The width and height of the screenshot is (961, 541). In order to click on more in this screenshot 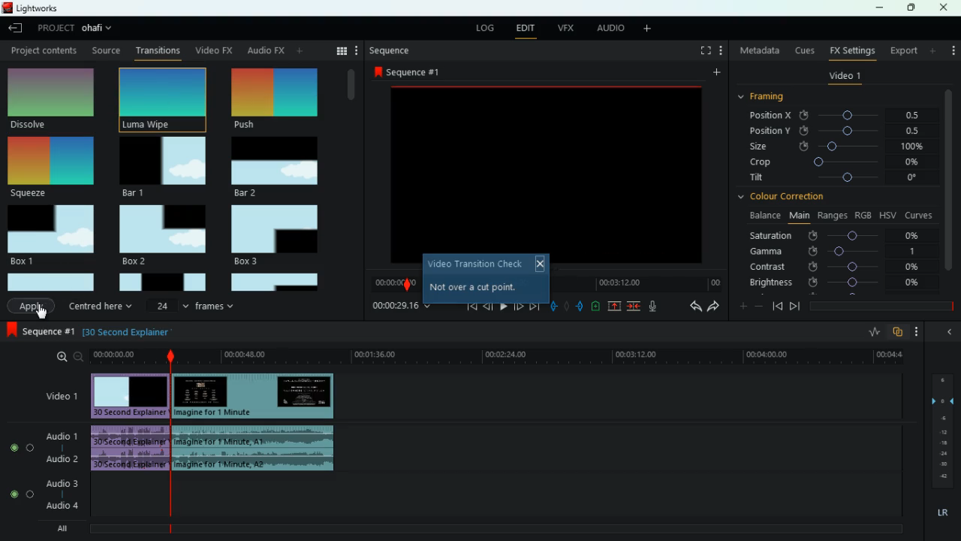, I will do `click(951, 47)`.